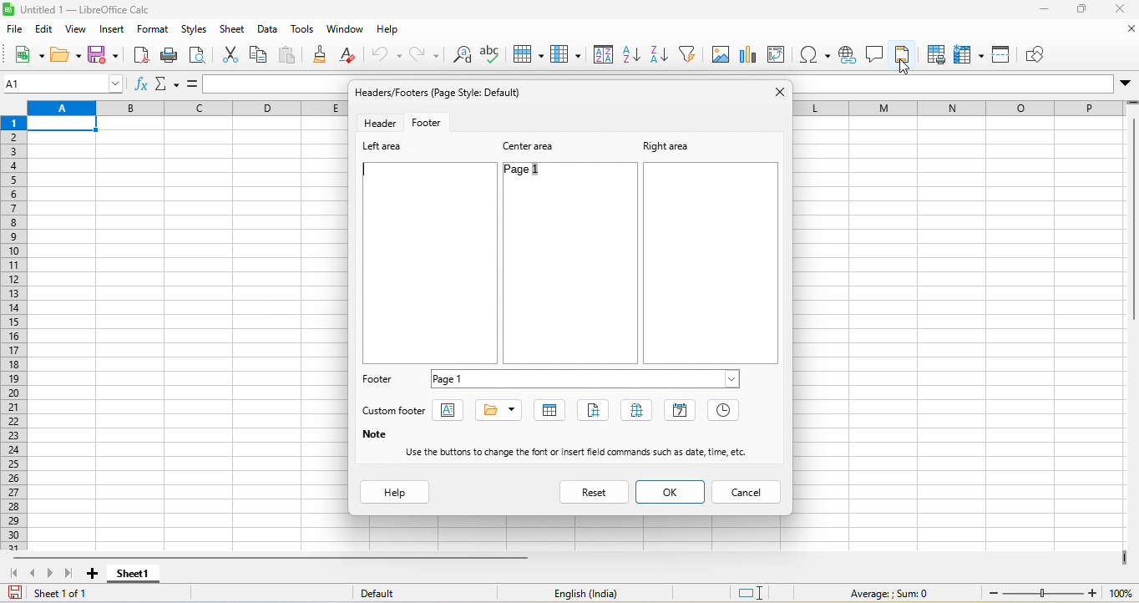 This screenshot has height=603, width=1139. I want to click on print preview, so click(203, 54).